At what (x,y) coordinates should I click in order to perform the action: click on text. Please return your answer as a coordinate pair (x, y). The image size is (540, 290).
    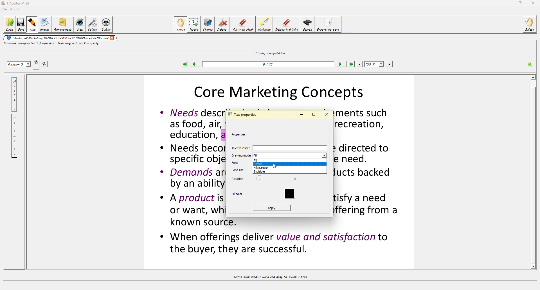
    Looking at the image, I should click on (33, 24).